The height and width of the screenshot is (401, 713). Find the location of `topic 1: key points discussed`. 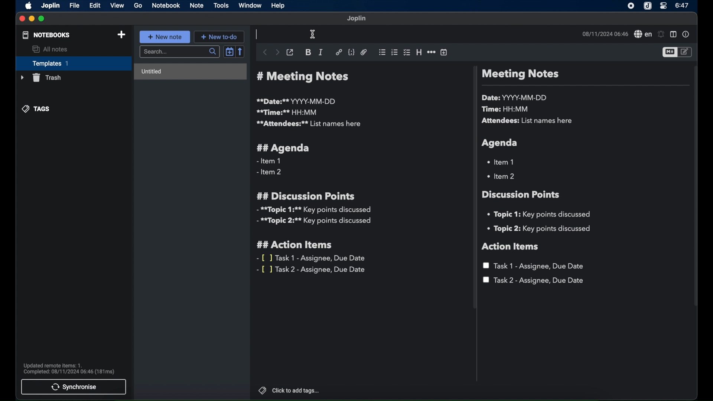

topic 1: key points discussed is located at coordinates (541, 214).